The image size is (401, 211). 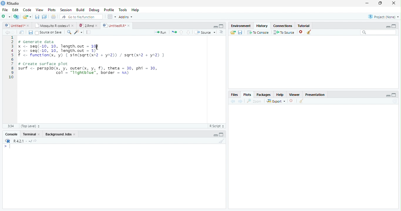 What do you see at coordinates (37, 16) in the screenshot?
I see `Save current document` at bounding box center [37, 16].